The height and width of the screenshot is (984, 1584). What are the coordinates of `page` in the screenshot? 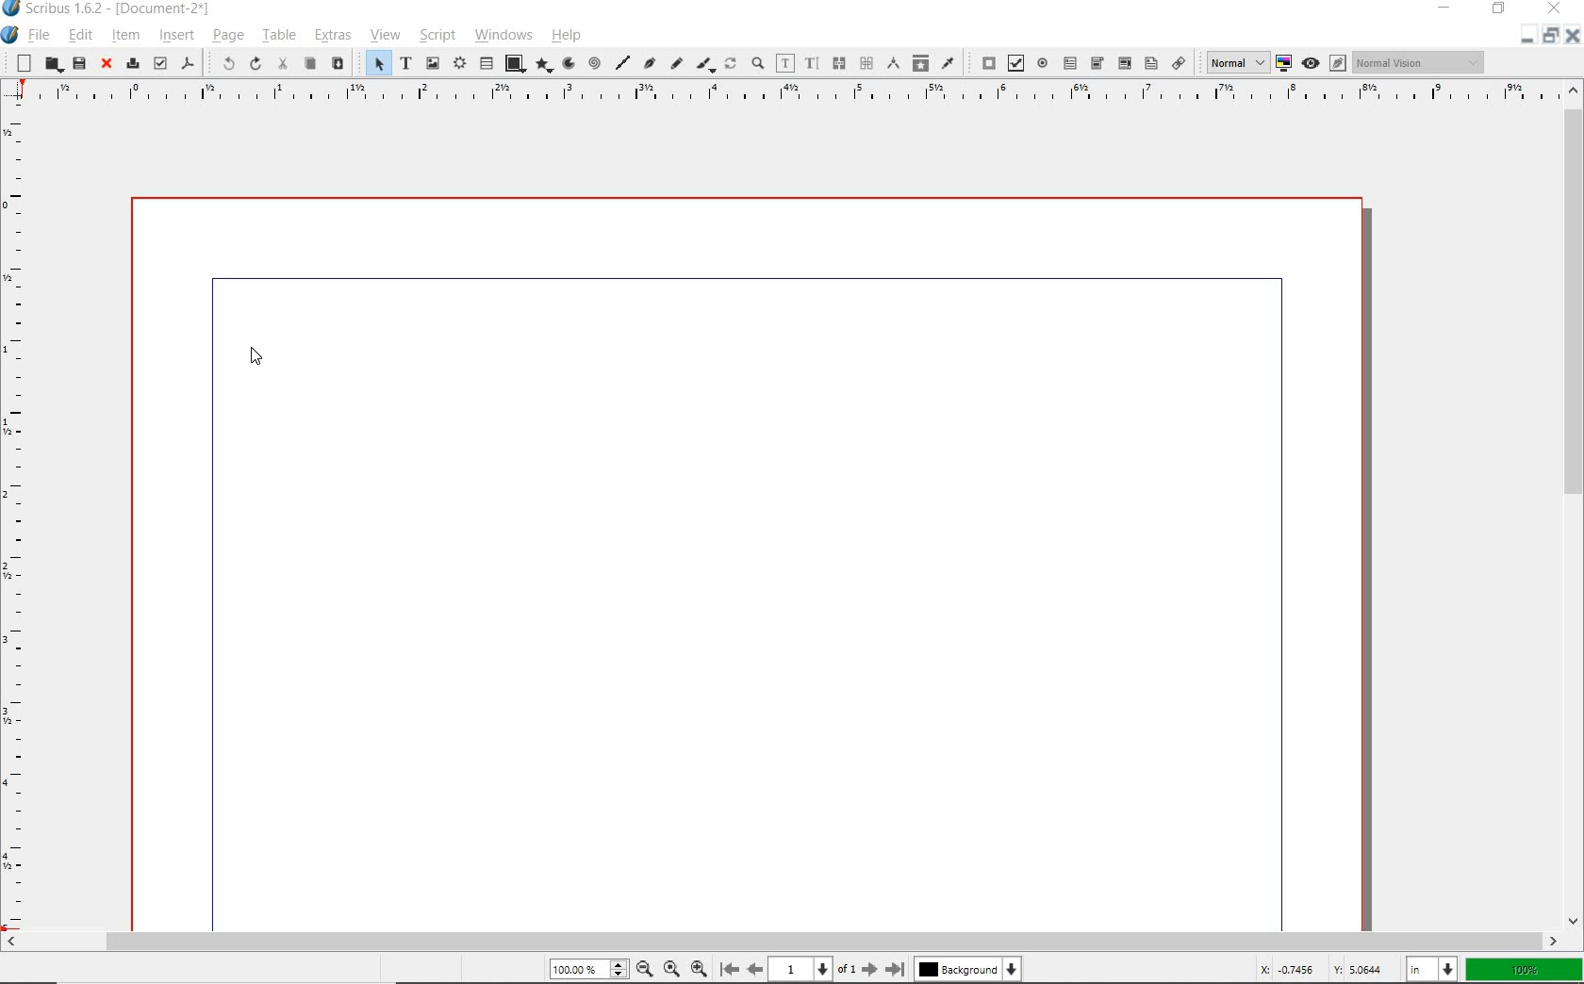 It's located at (228, 35).